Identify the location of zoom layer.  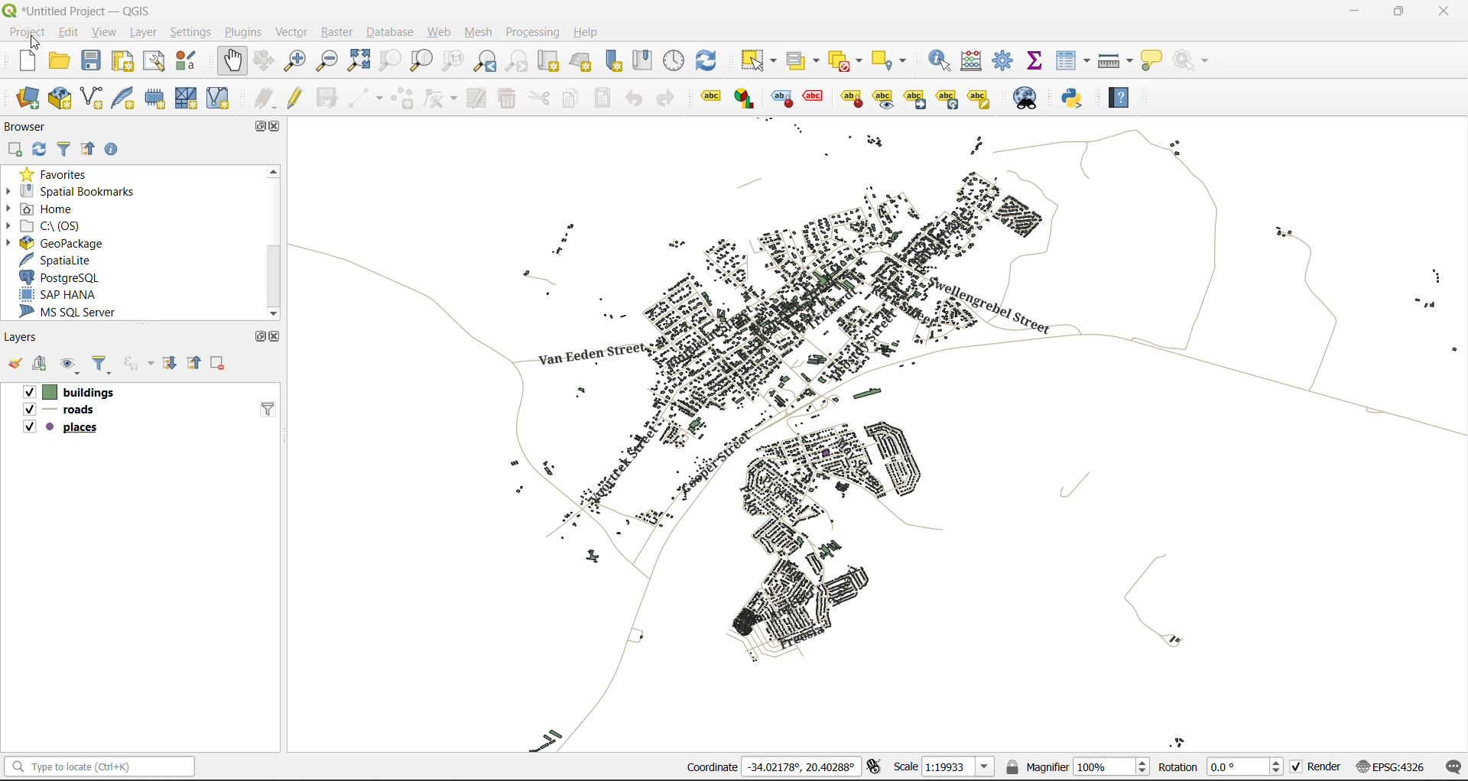
(422, 62).